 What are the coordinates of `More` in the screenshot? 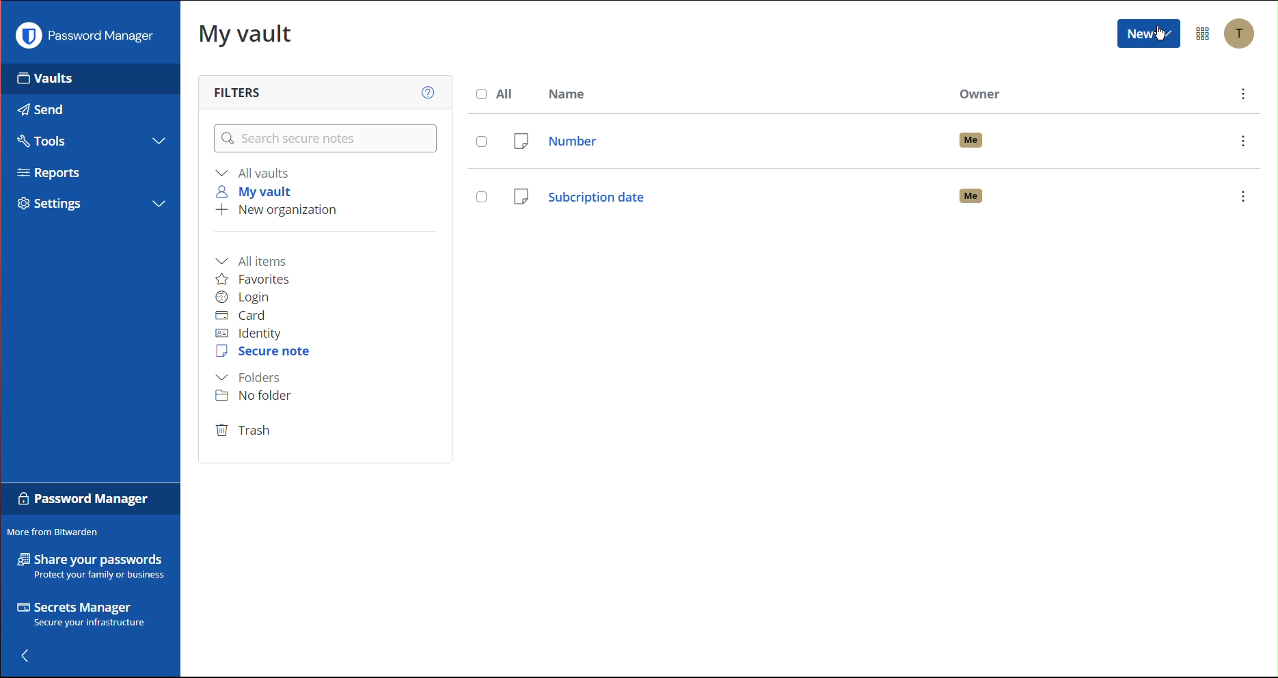 It's located at (1242, 95).